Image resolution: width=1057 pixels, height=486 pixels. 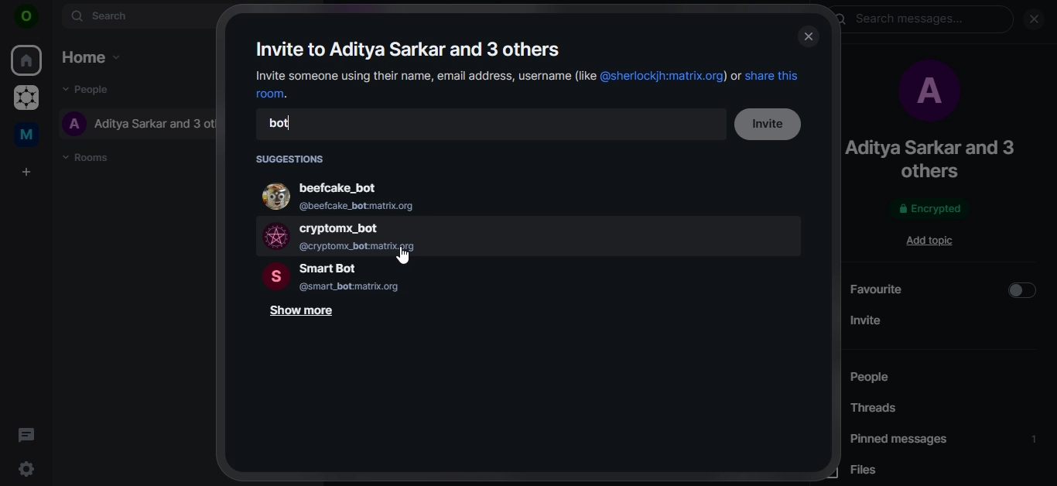 I want to click on create a space, so click(x=25, y=173).